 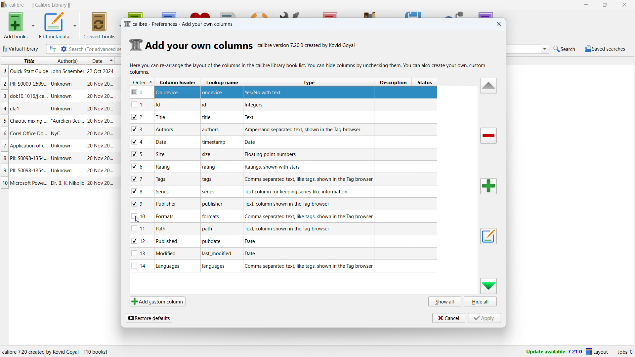 What do you see at coordinates (283, 216) in the screenshot?
I see `Formats formats. Comma separated text, like tags, shown in the Tag browser` at bounding box center [283, 216].